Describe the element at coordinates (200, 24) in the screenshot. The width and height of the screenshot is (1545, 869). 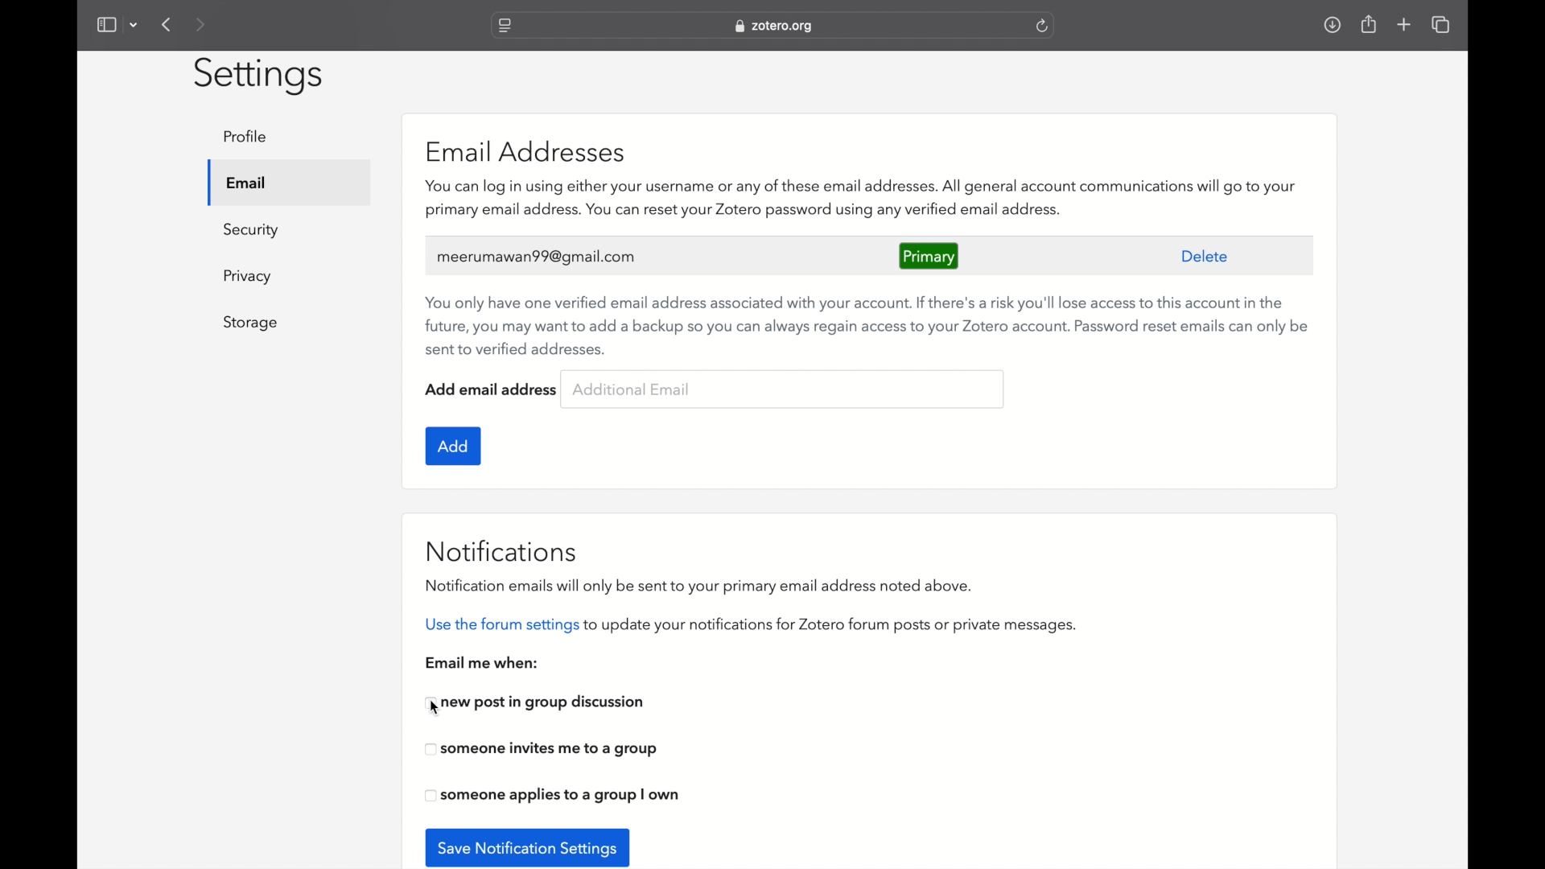
I see `next` at that location.